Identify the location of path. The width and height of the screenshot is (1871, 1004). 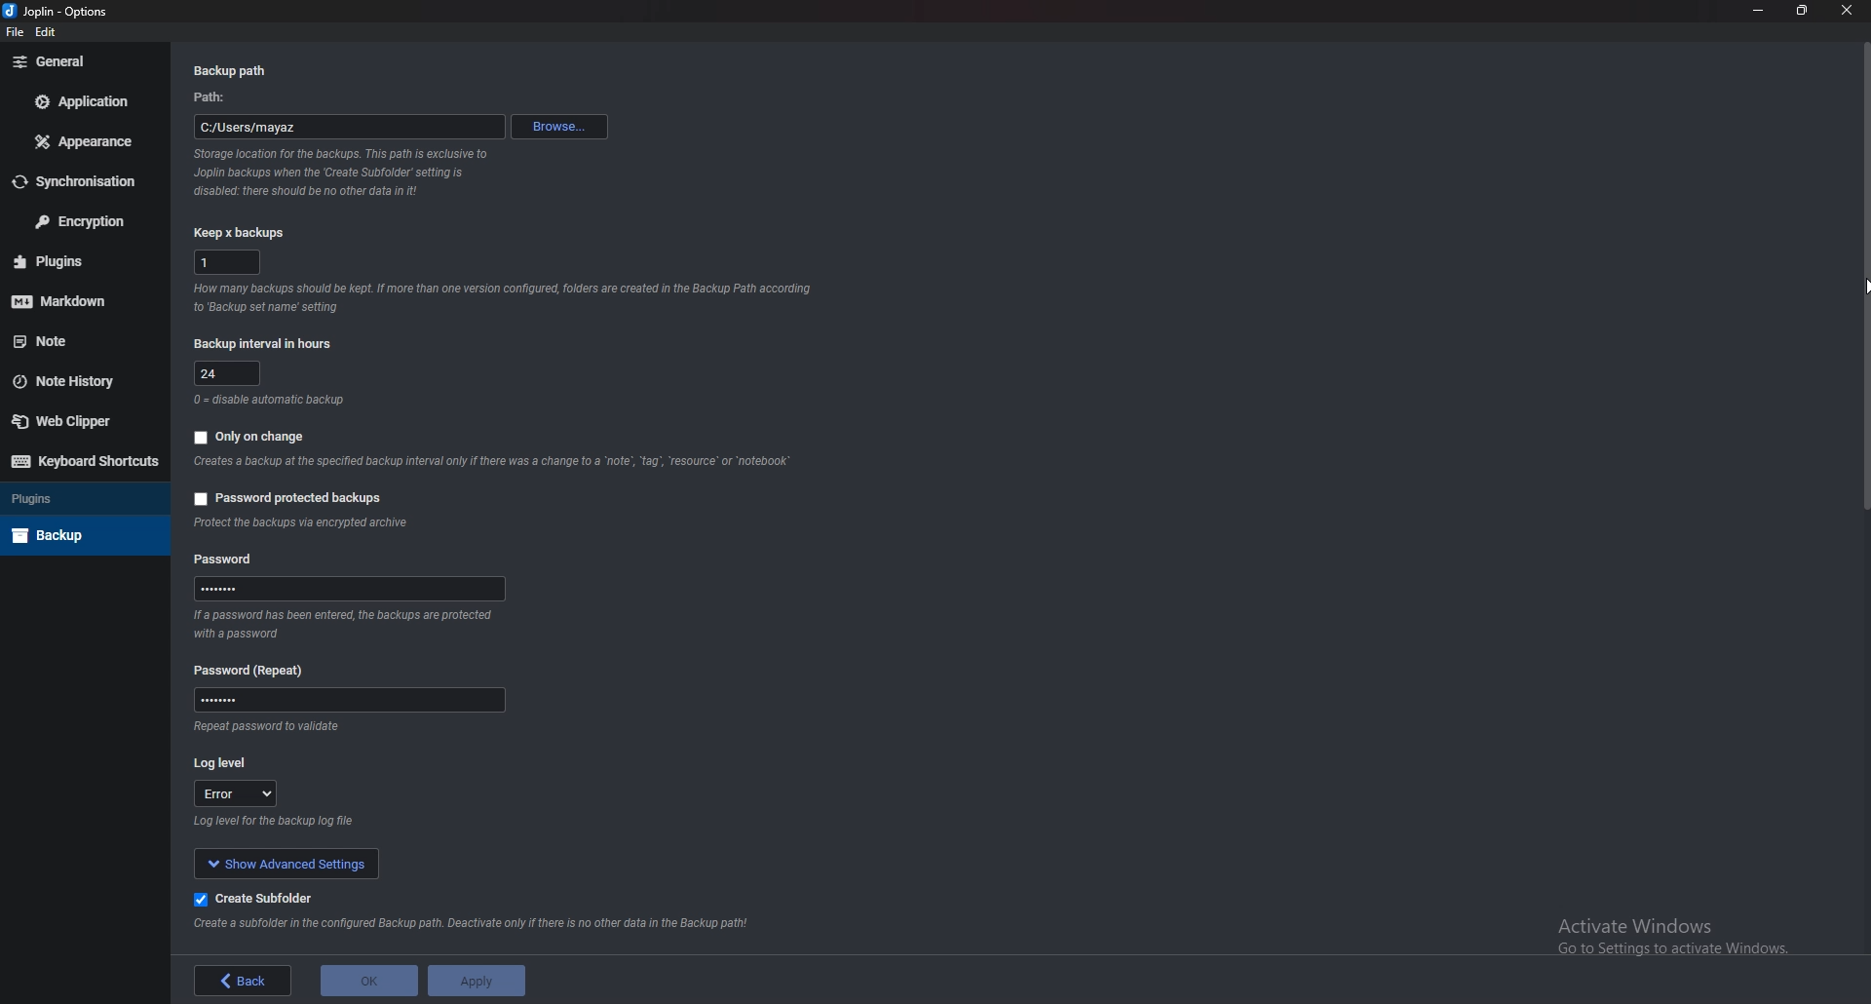
(350, 127).